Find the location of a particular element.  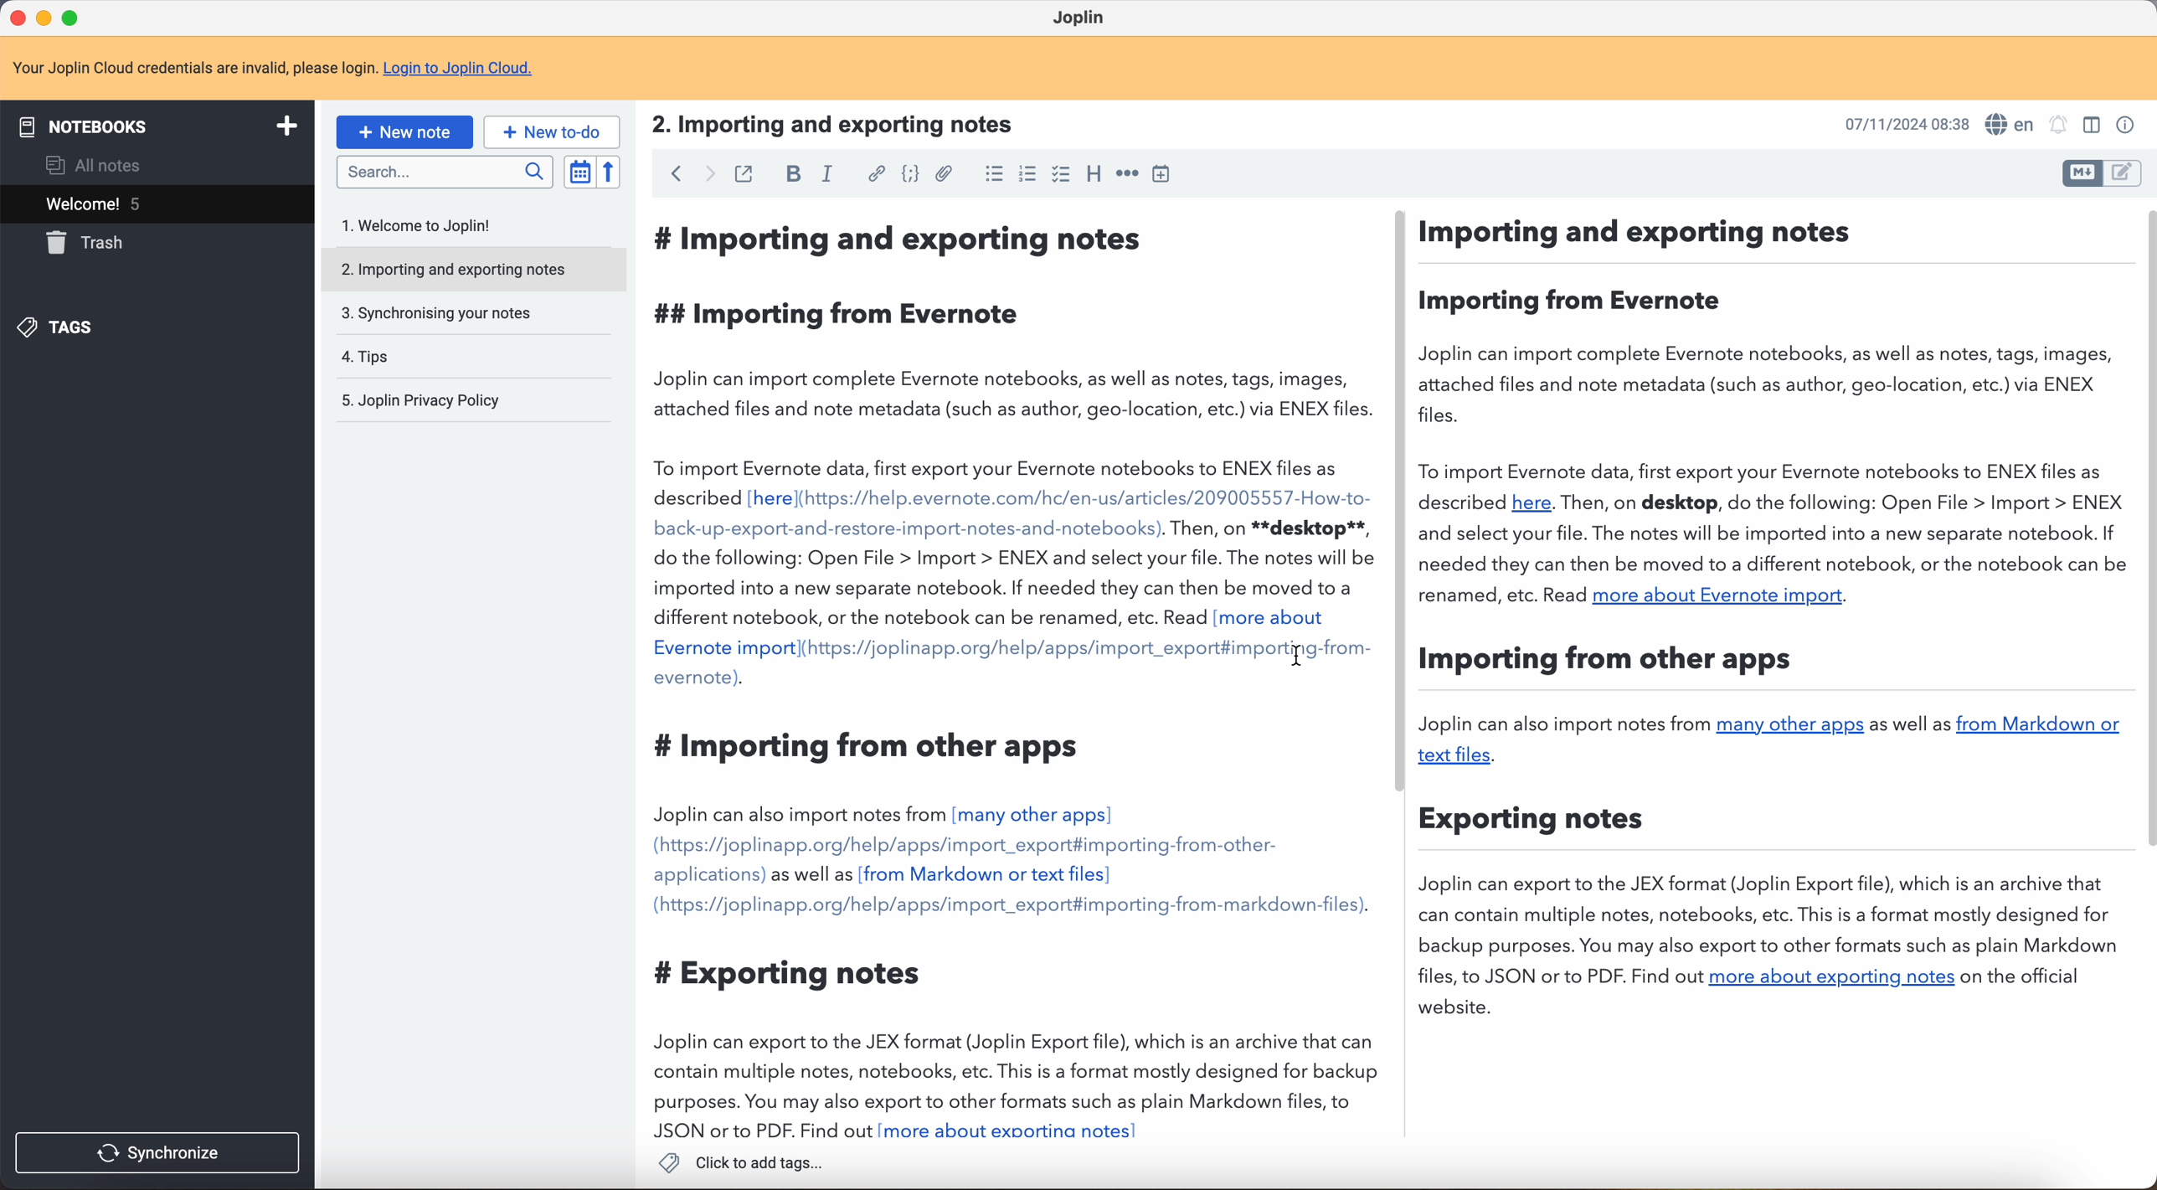

foward is located at coordinates (705, 175).